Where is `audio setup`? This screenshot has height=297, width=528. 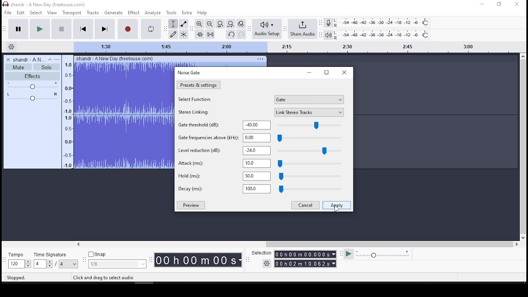 audio setup is located at coordinates (267, 29).